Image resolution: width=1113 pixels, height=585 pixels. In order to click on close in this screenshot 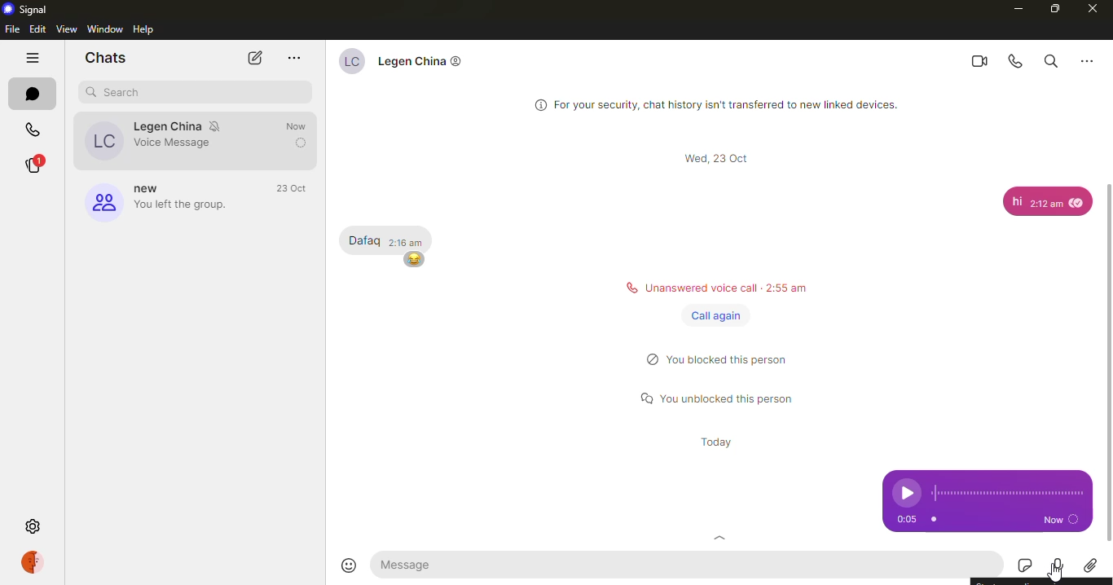, I will do `click(1097, 11)`.